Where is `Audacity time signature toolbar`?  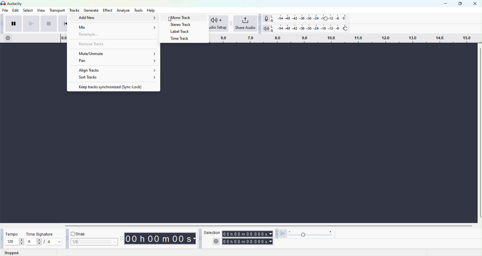 Audacity time signature toolbar is located at coordinates (2, 238).